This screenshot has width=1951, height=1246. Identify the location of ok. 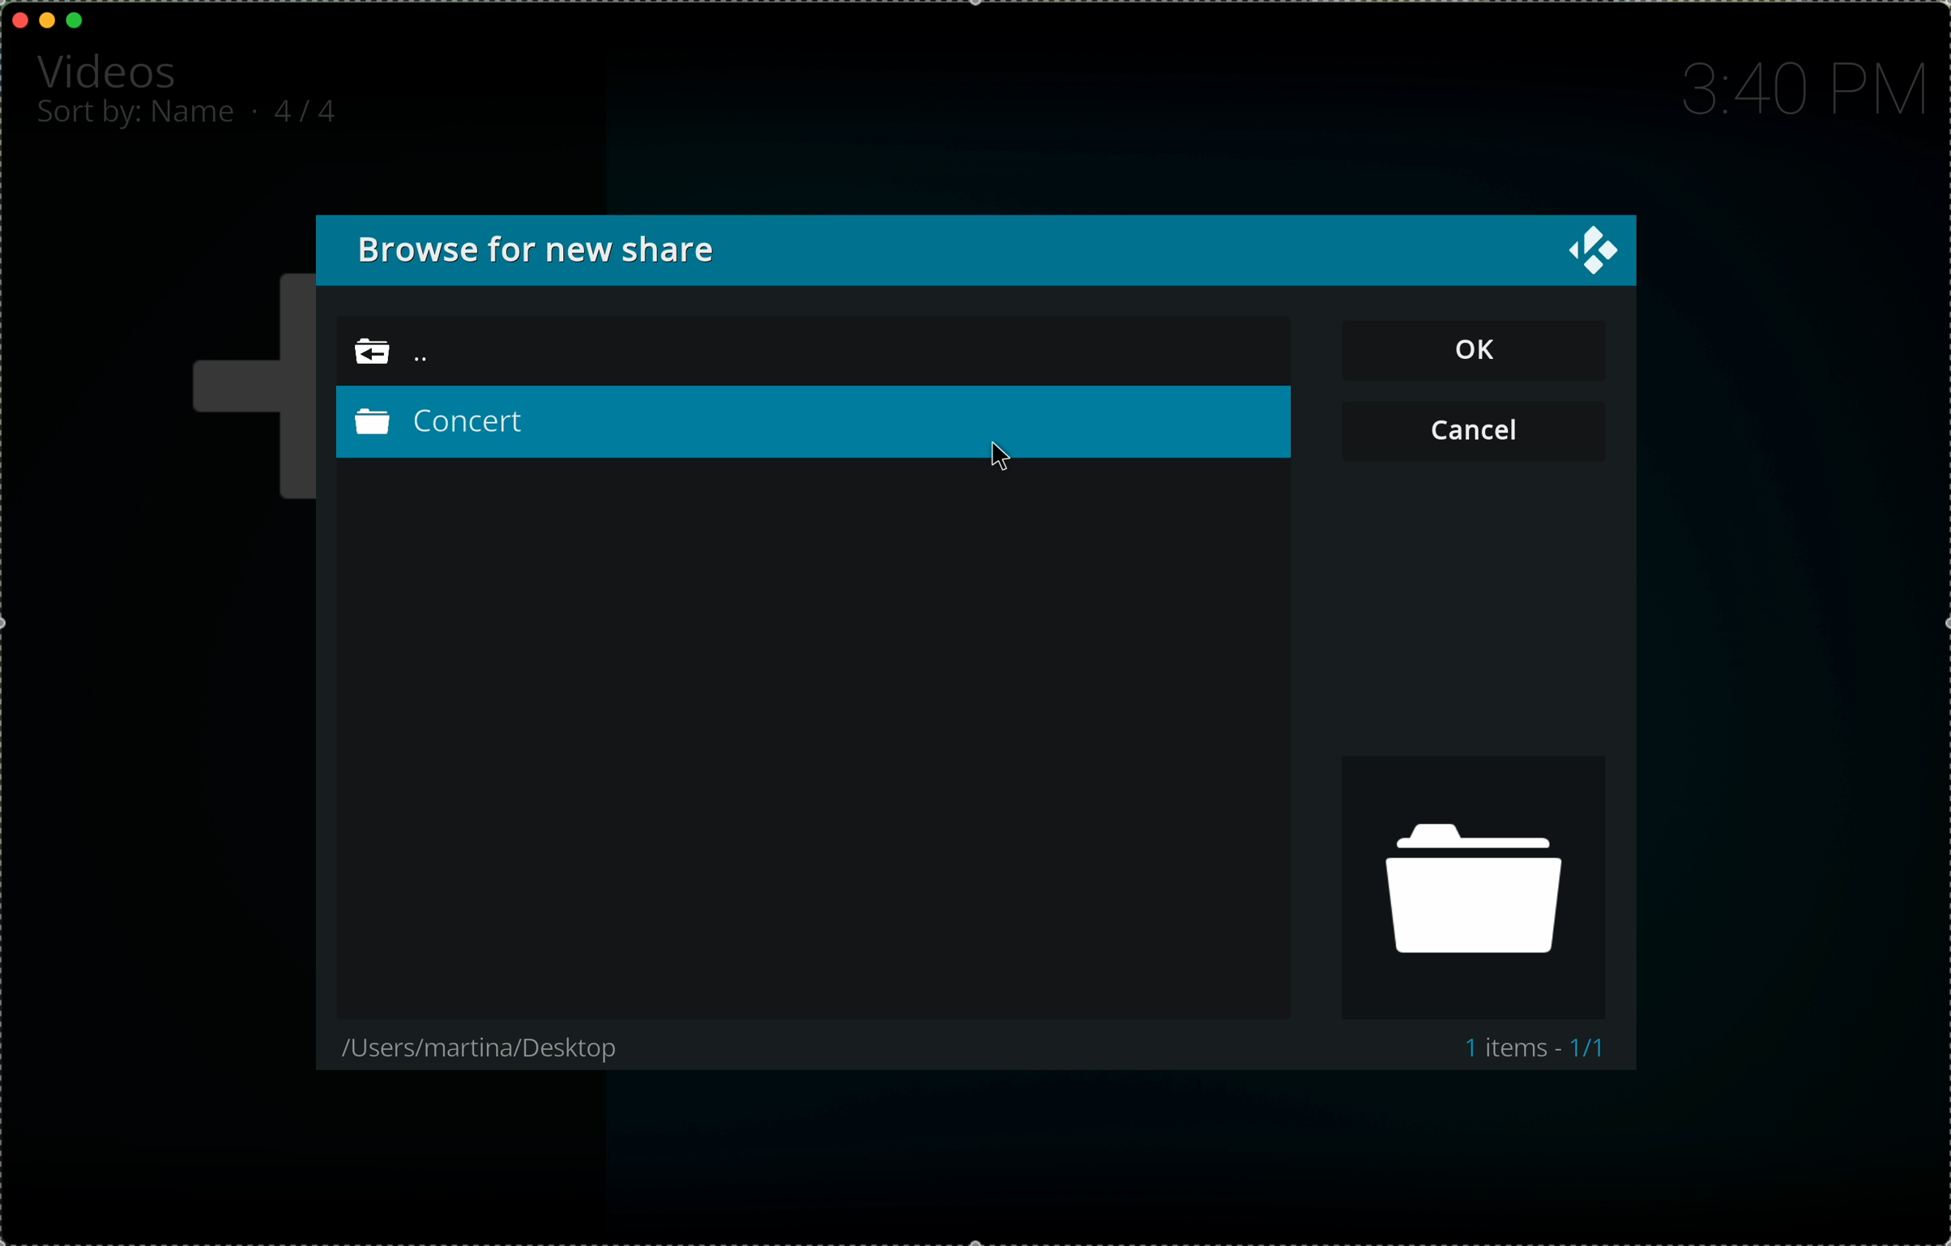
(1482, 350).